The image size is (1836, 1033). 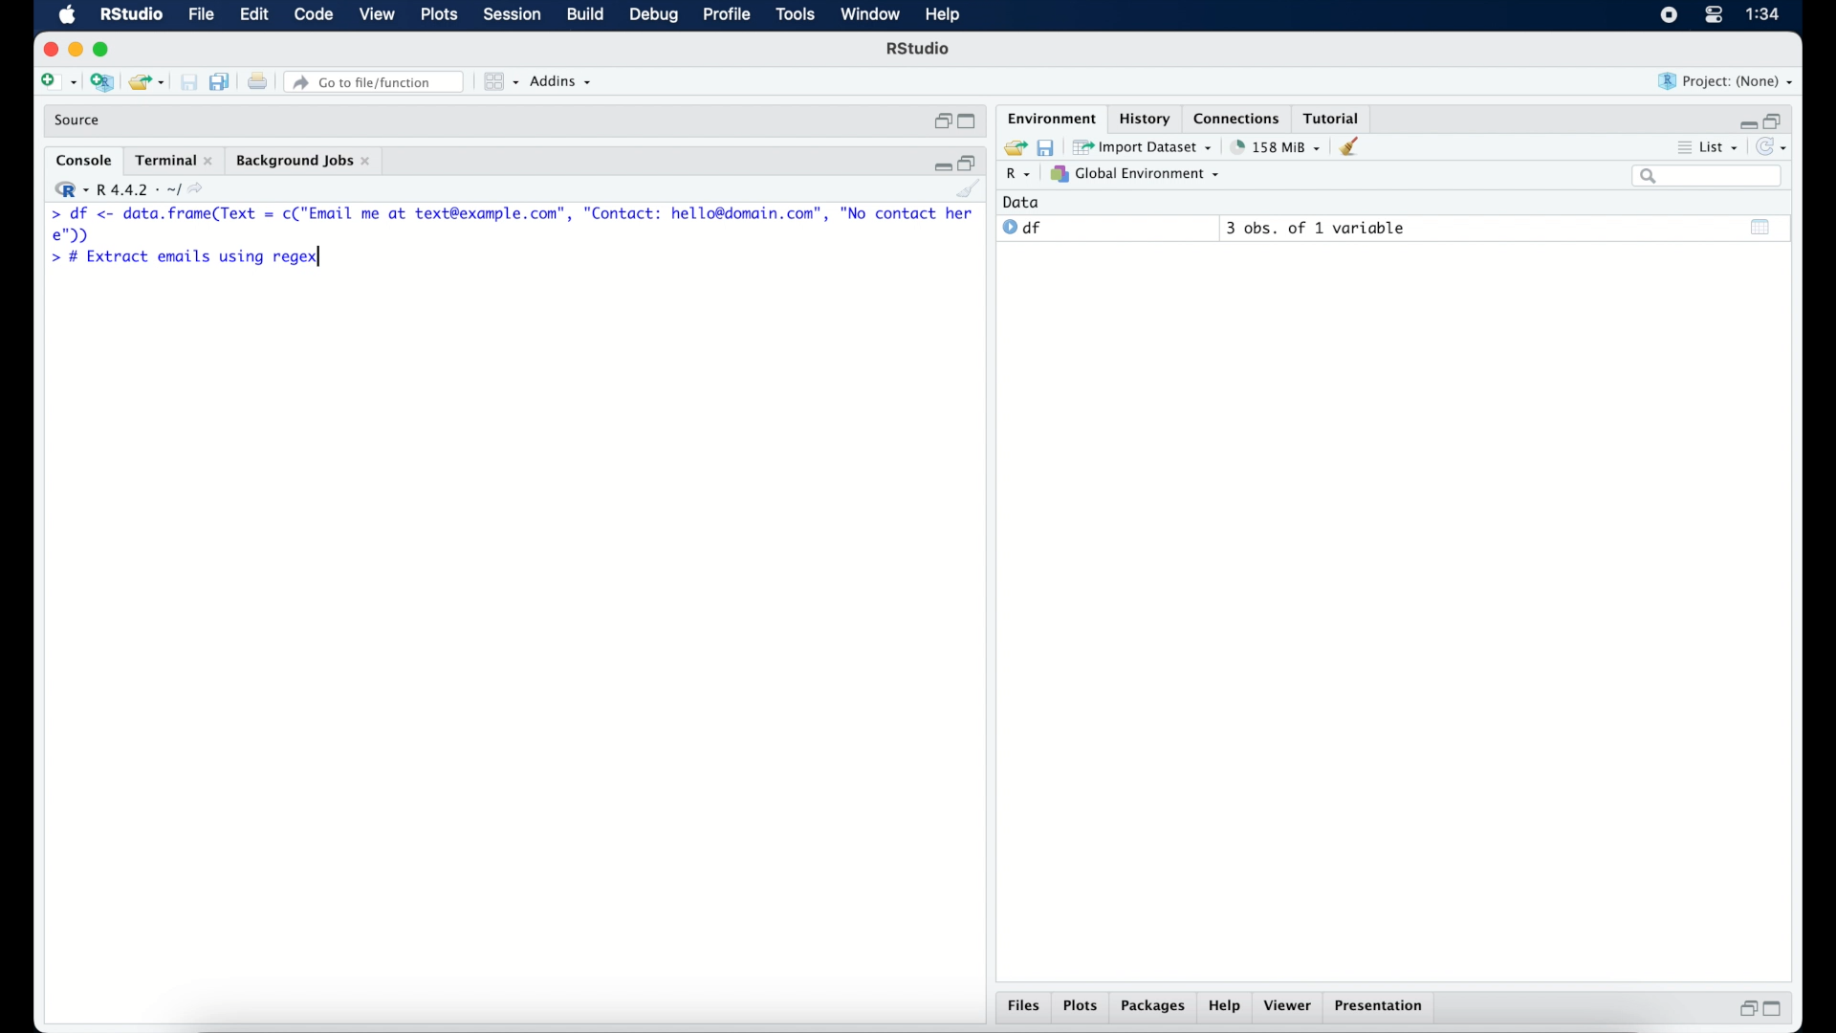 I want to click on open existing project, so click(x=145, y=81).